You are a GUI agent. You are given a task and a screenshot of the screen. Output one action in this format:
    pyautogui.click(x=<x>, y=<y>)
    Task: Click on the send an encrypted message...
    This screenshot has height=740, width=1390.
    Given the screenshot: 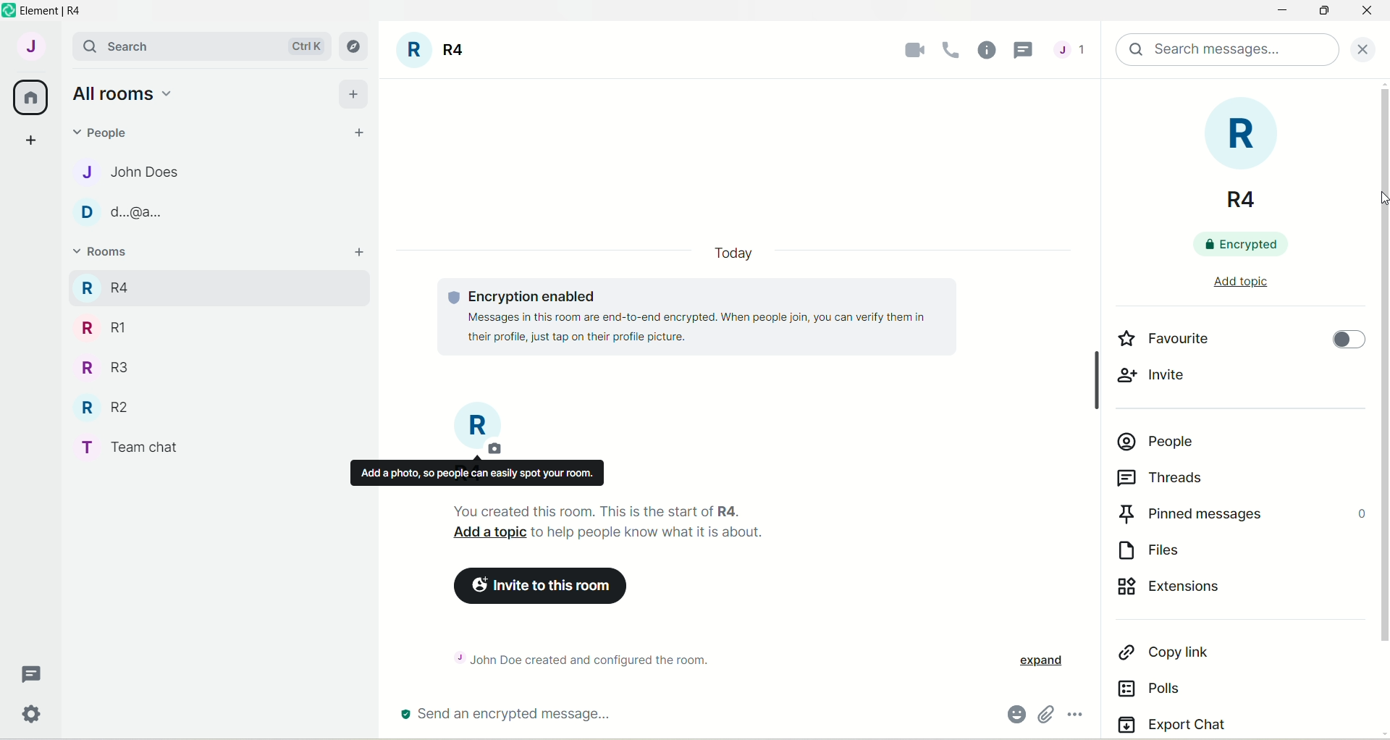 What is the action you would take?
    pyautogui.click(x=607, y=715)
    